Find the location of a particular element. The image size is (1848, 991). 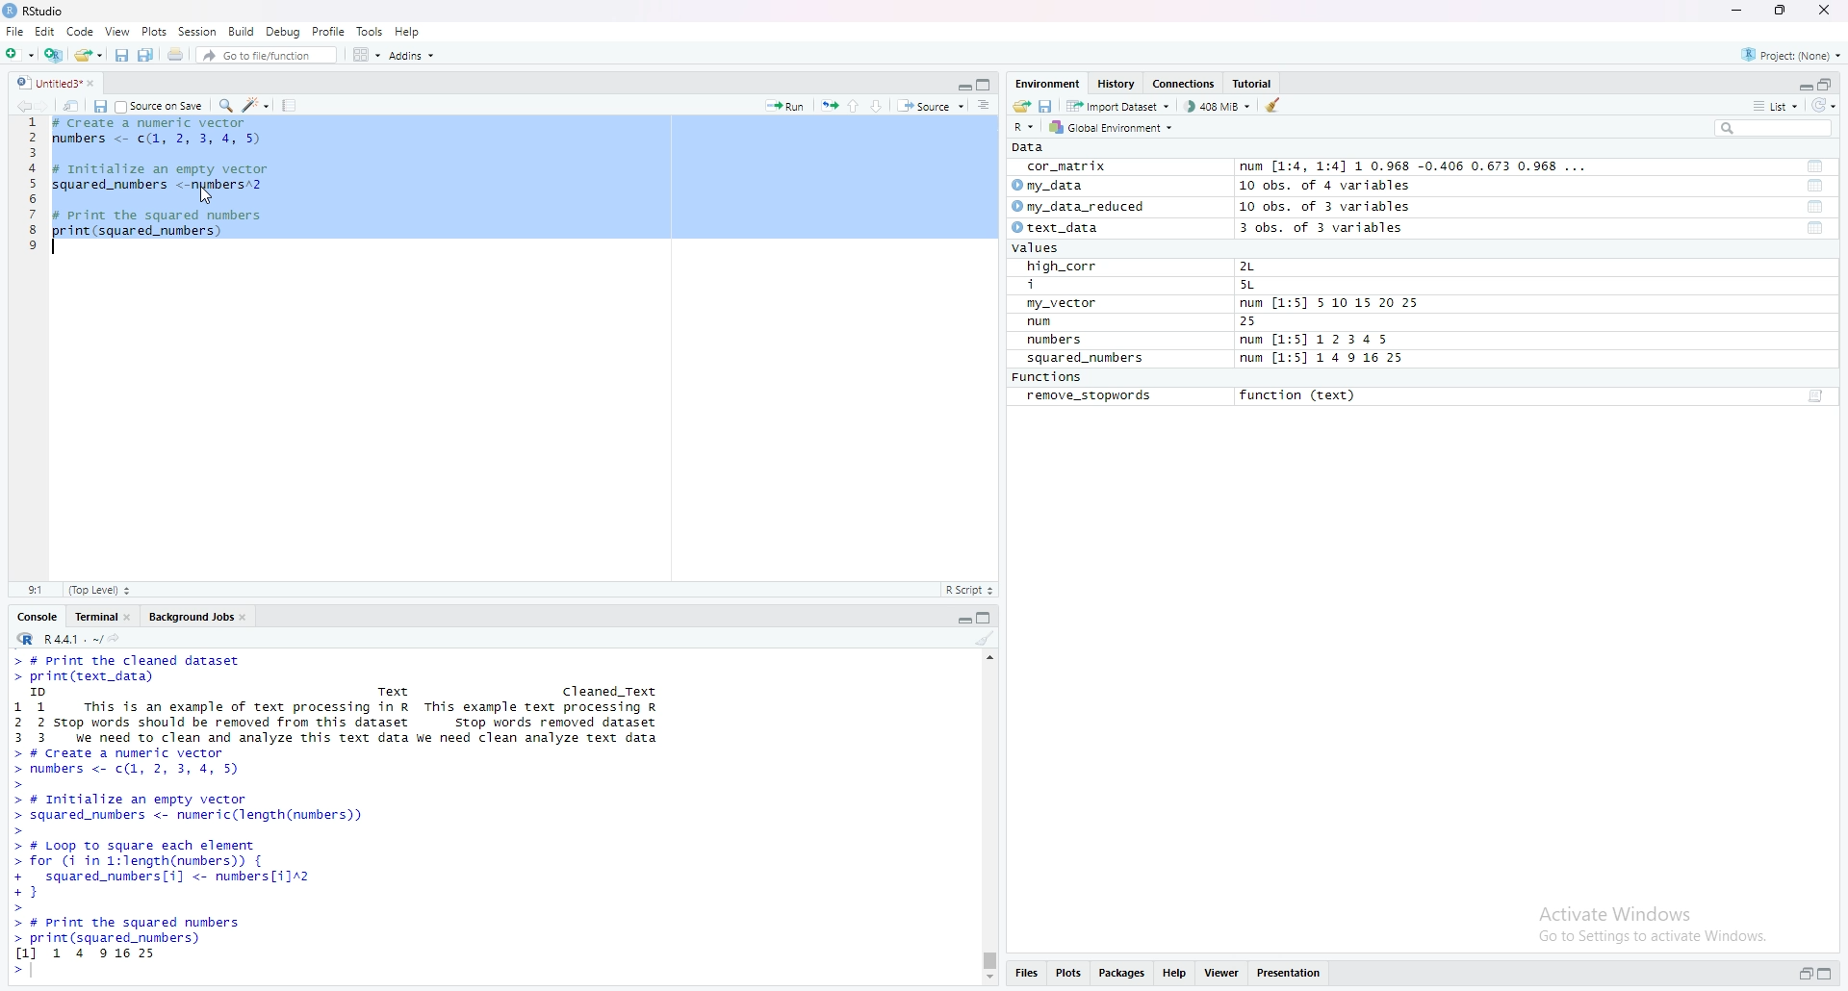

File is located at coordinates (14, 31).